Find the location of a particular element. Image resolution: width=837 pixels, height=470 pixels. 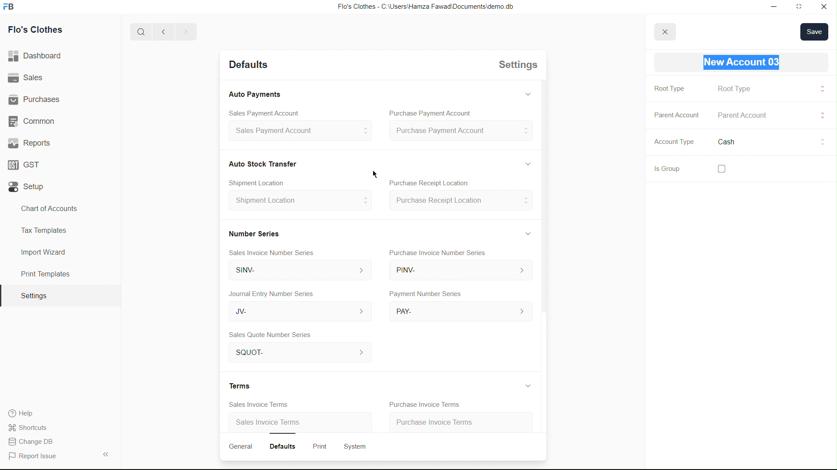

Parent Account is located at coordinates (676, 114).